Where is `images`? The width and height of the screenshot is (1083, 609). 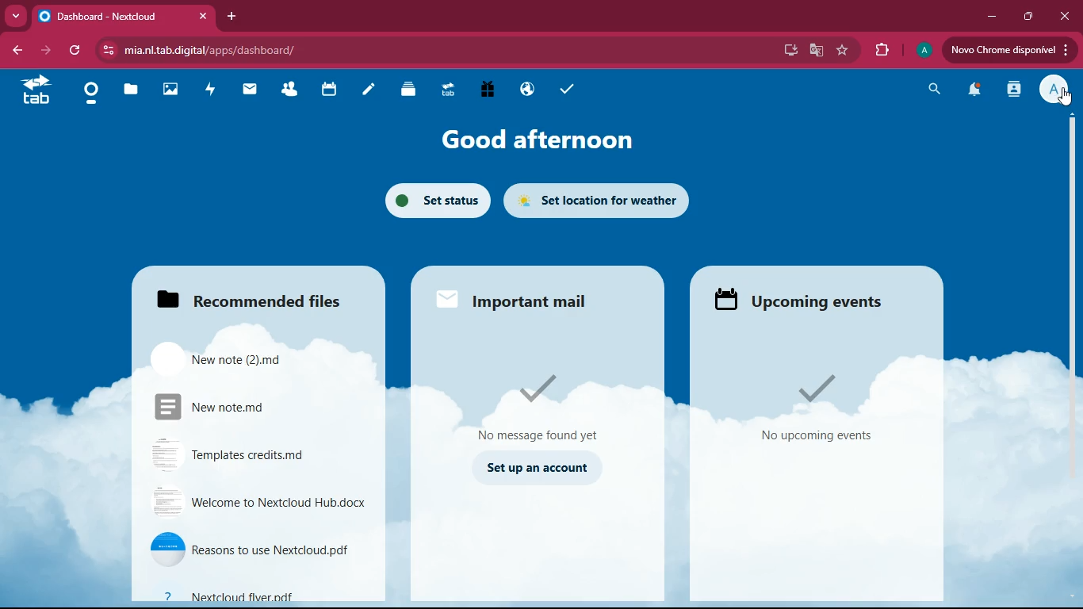 images is located at coordinates (169, 90).